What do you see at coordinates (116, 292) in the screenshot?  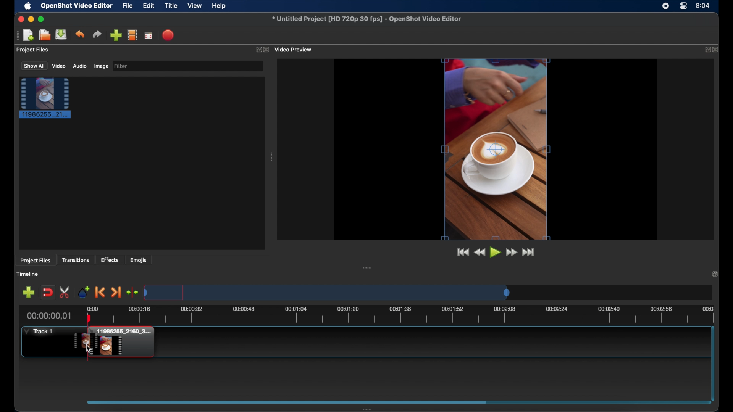 I see `next marker` at bounding box center [116, 292].